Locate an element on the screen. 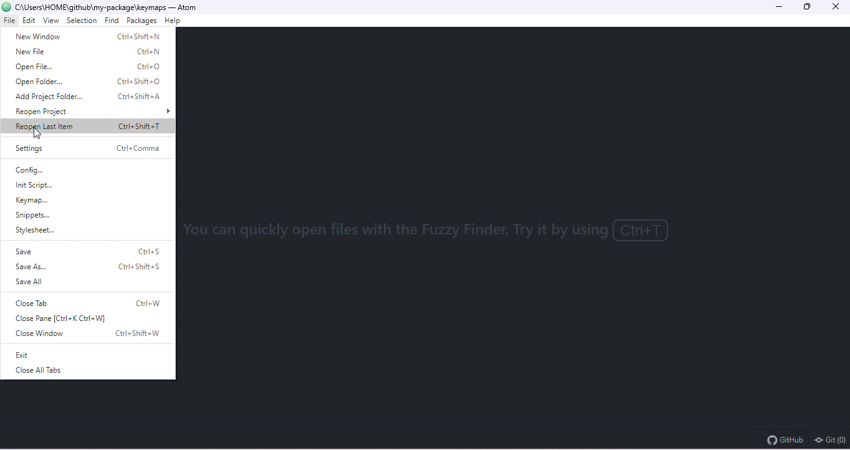  exit is located at coordinates (75, 355).